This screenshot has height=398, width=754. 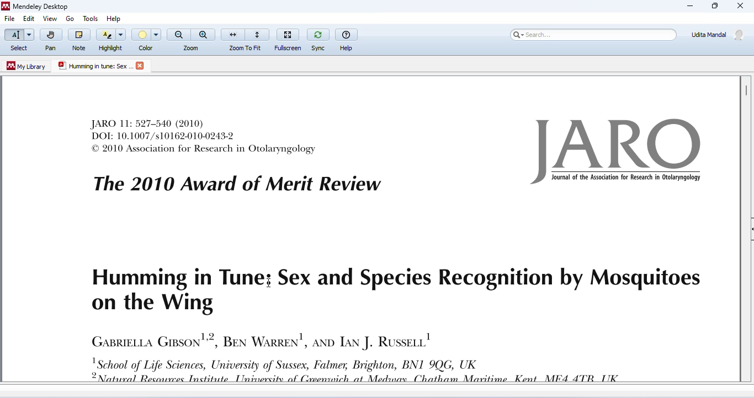 I want to click on tab name :Humming in tune: Sex and species recognition by mosquitoes on the wing, so click(x=94, y=66).